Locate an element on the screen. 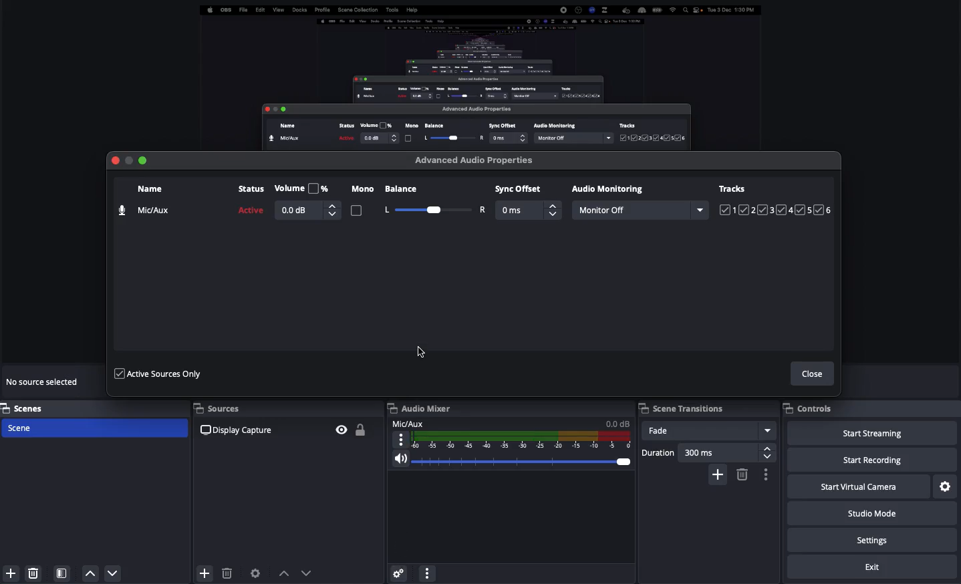  Start streaming is located at coordinates (873, 433).